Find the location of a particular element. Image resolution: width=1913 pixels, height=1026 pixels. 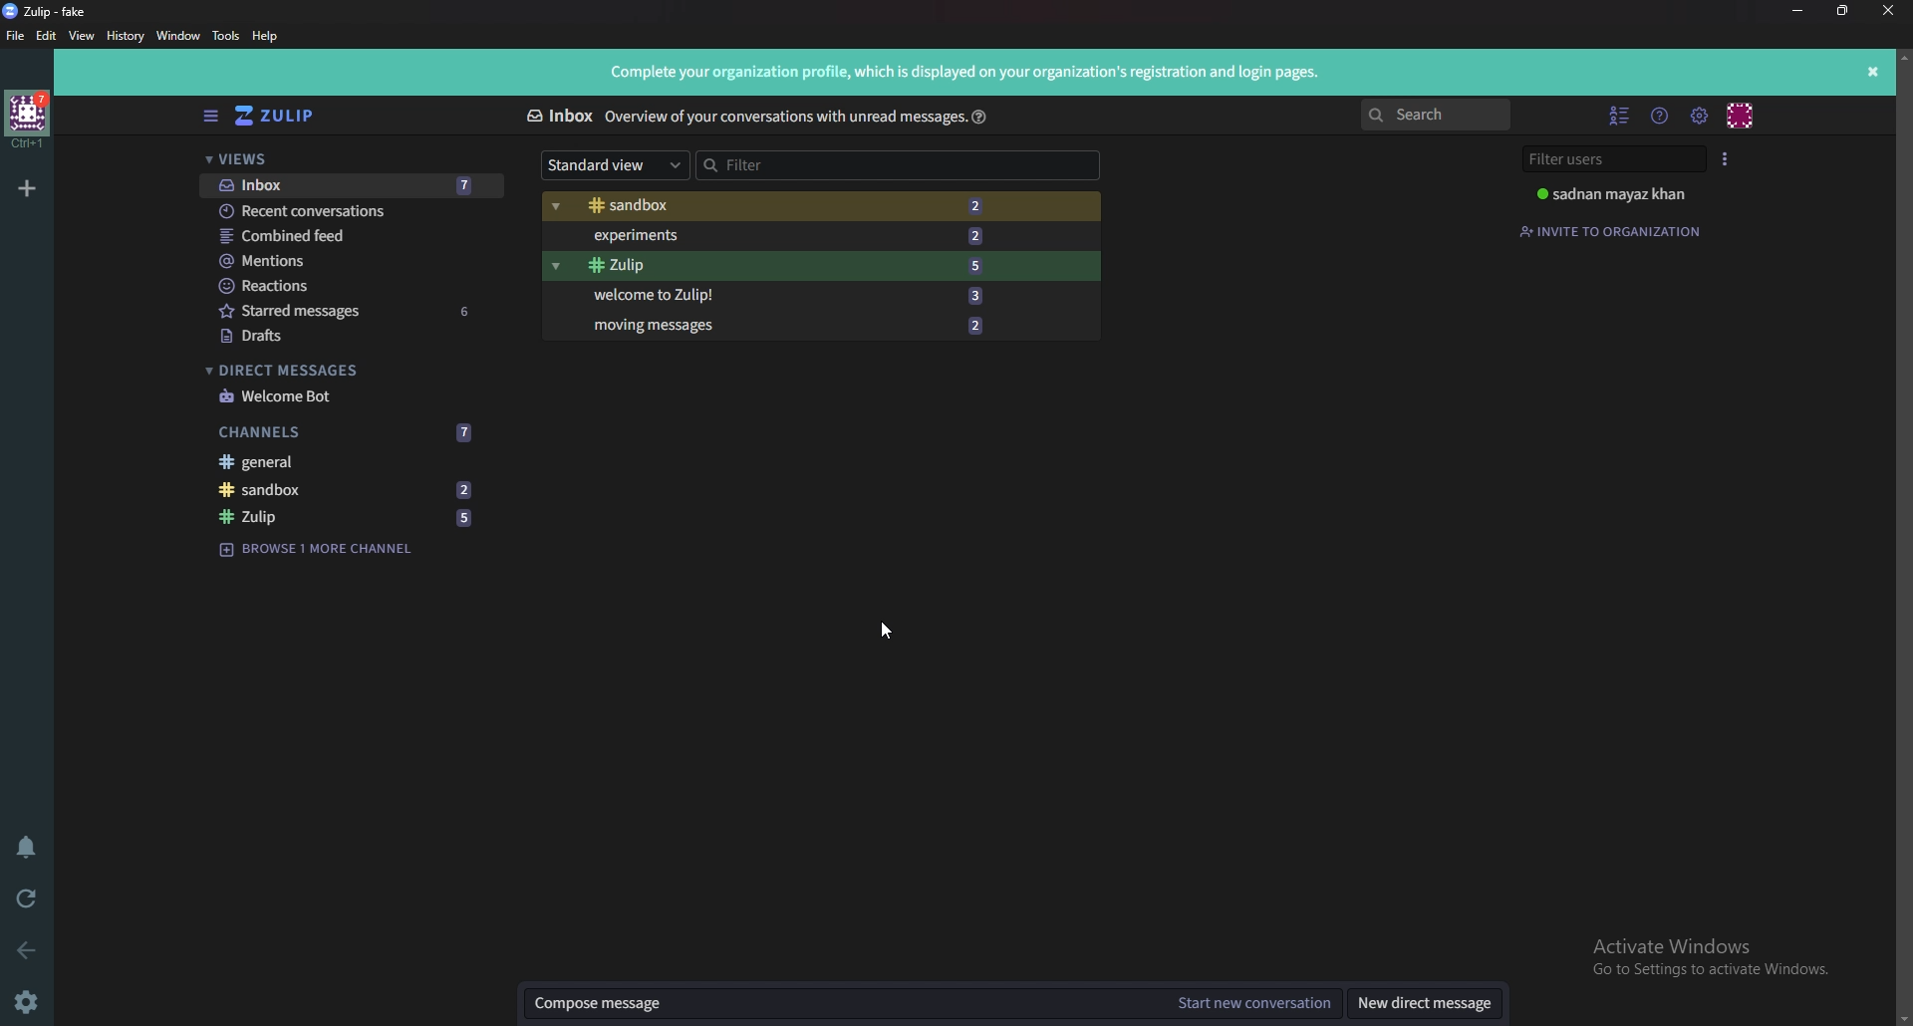

resize is located at coordinates (1842, 11).